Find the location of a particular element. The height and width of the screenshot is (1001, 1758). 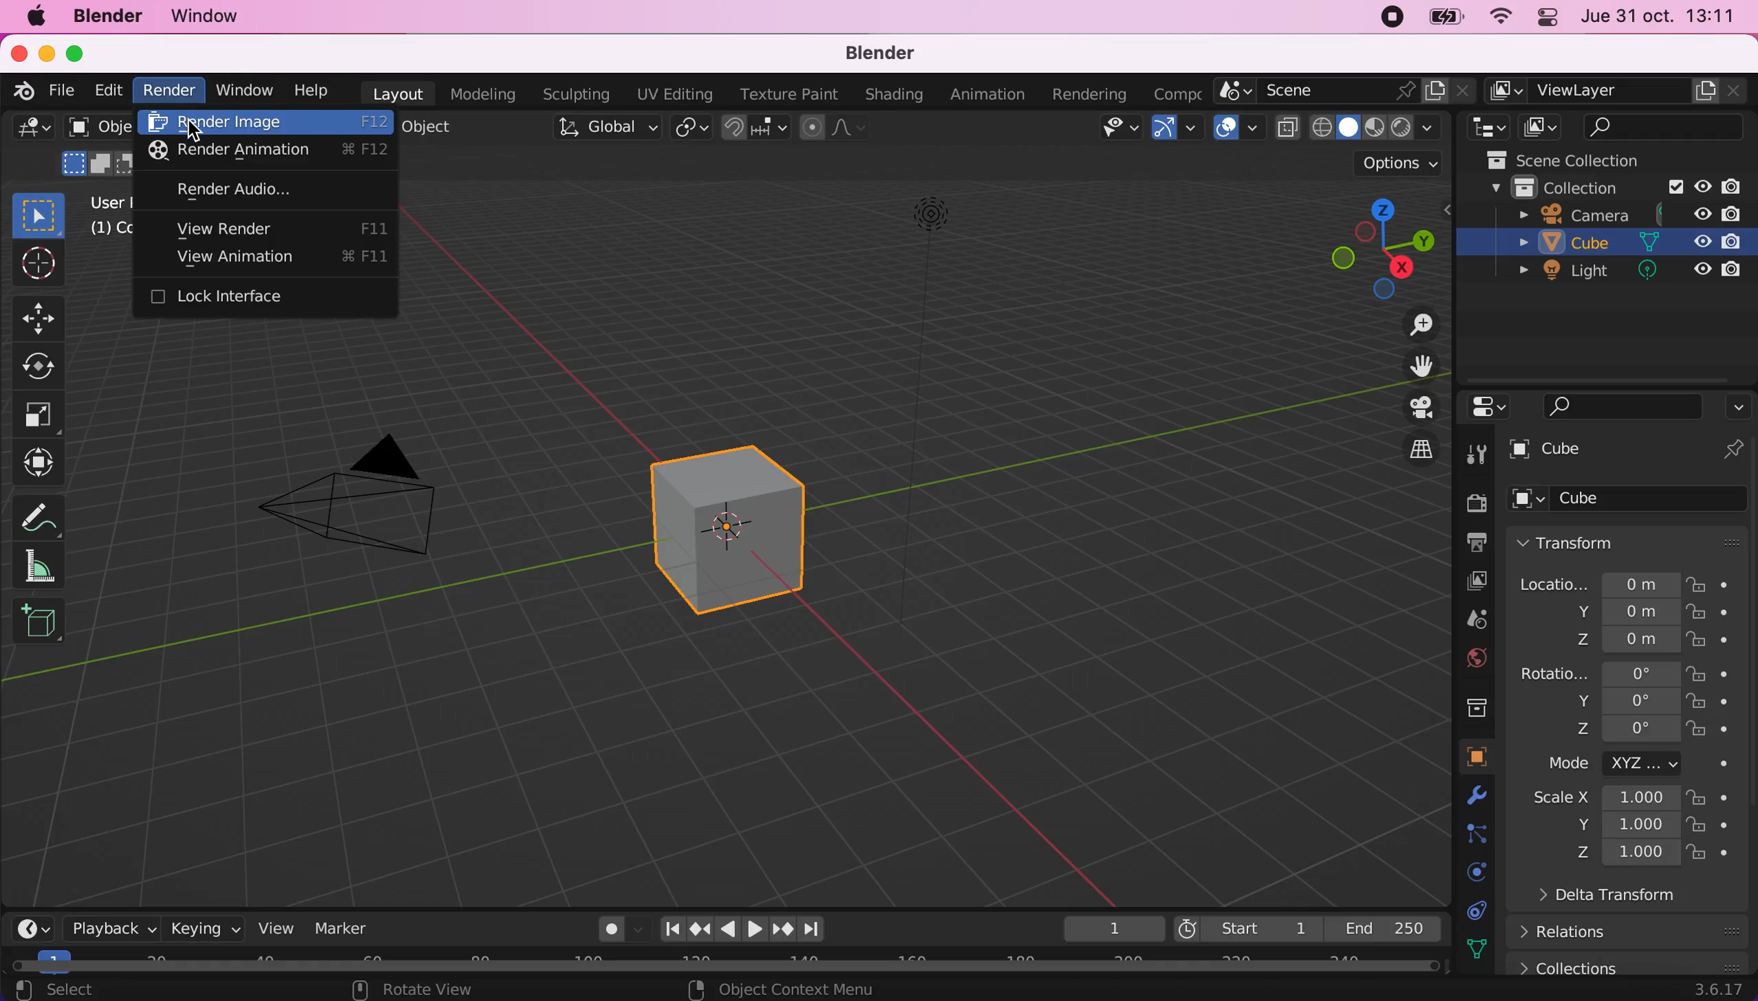

cube is located at coordinates (1613, 245).